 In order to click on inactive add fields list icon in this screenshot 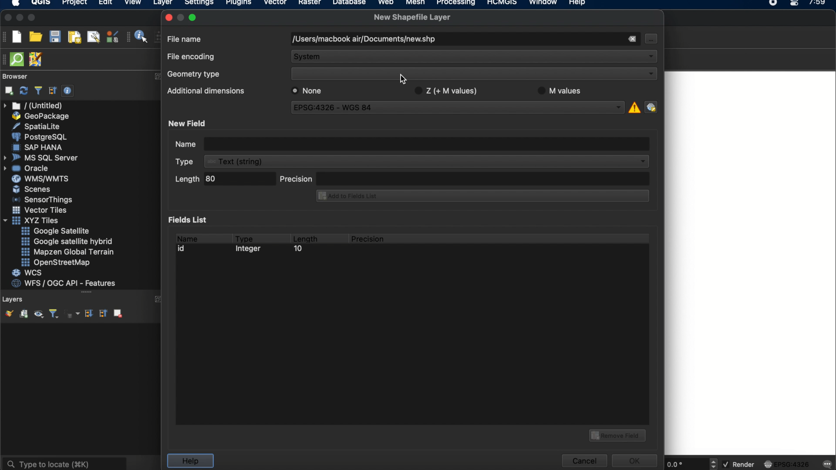, I will do `click(481, 197)`.